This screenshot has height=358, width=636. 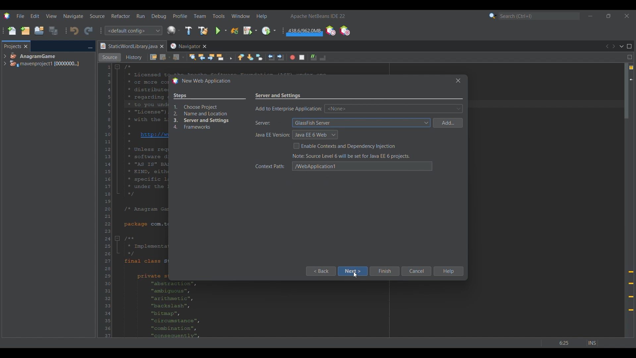 I want to click on Configuration options, so click(x=133, y=30).